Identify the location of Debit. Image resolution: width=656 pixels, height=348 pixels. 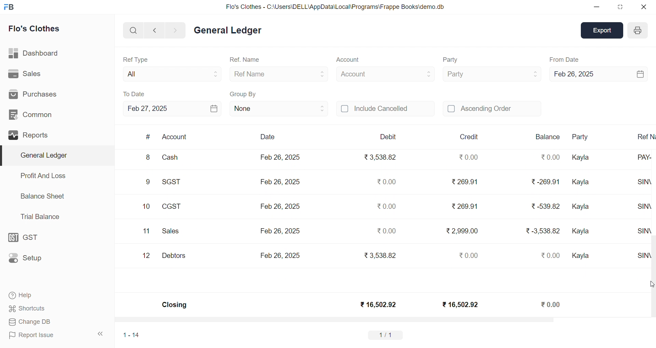
(388, 136).